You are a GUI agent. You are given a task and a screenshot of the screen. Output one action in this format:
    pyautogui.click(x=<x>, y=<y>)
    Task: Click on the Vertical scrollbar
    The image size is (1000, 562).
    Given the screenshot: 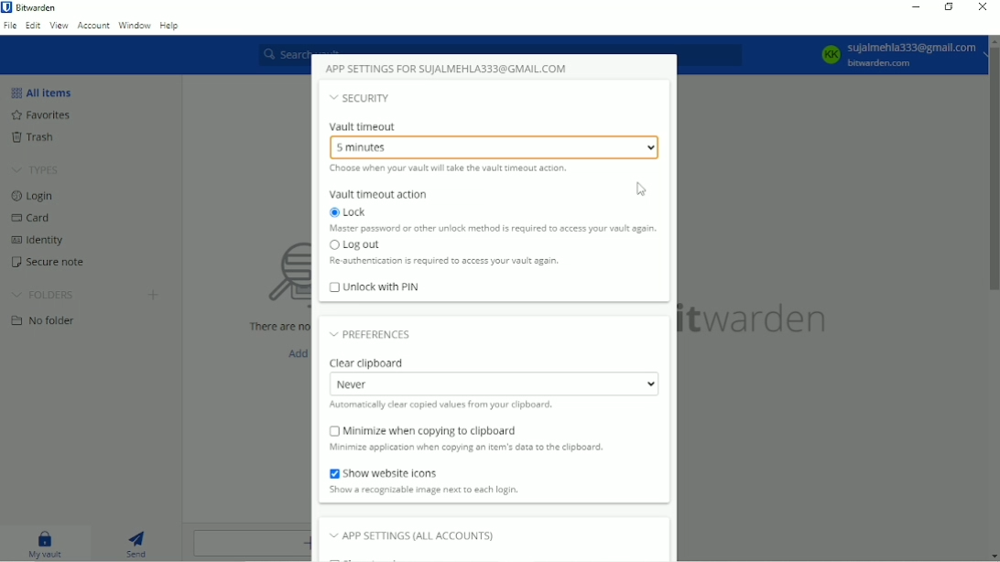 What is the action you would take?
    pyautogui.click(x=994, y=169)
    